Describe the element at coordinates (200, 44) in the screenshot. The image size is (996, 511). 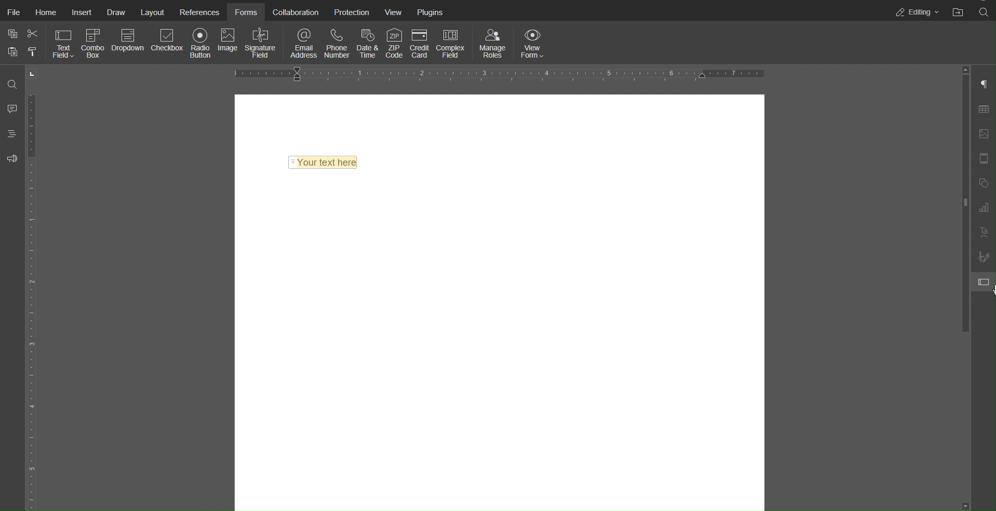
I see `Radio Button` at that location.